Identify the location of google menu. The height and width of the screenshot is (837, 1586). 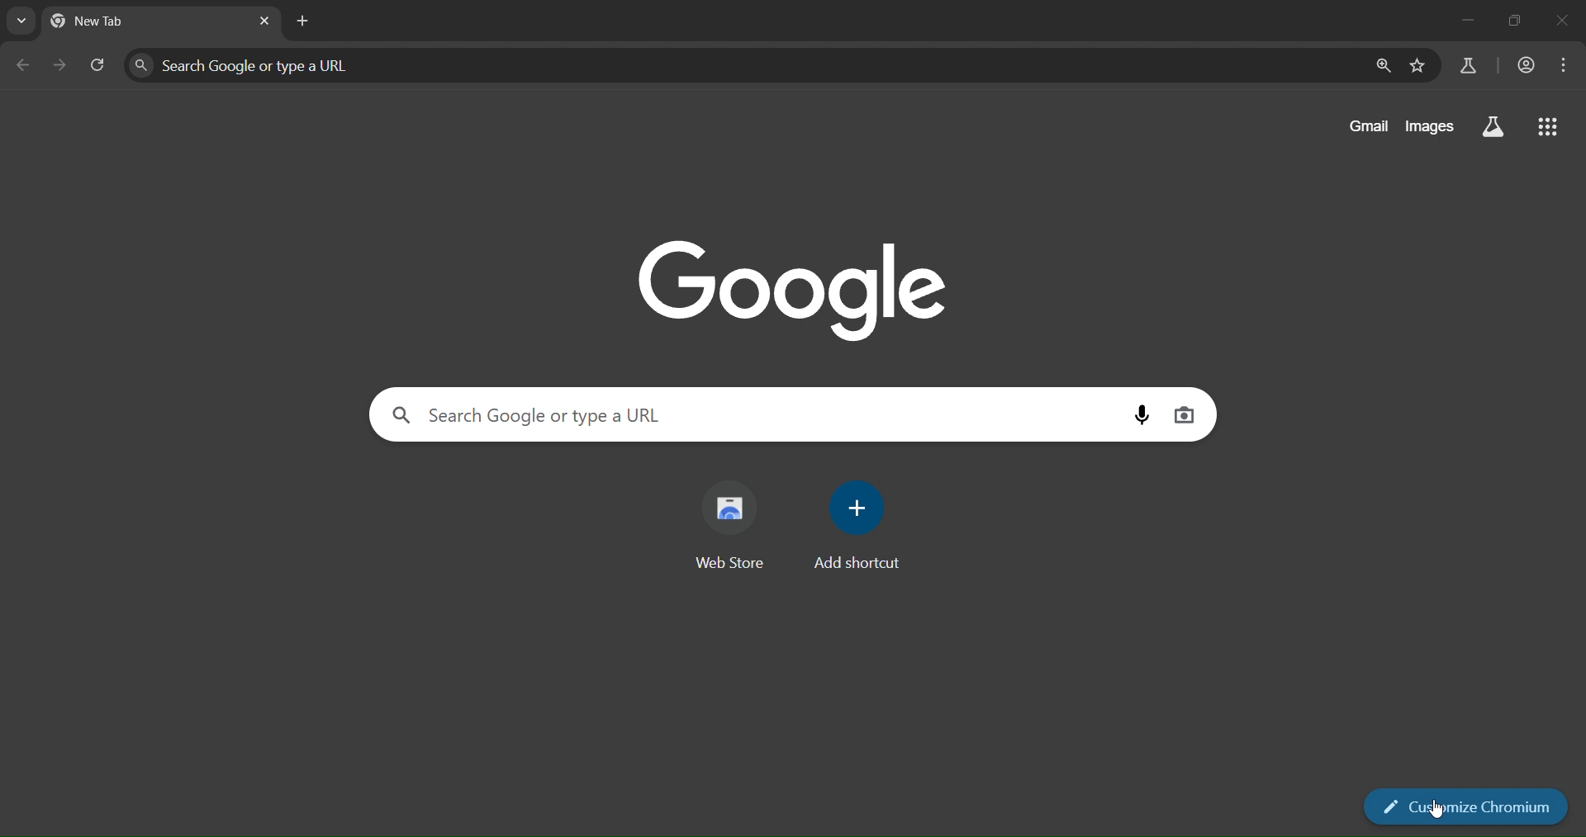
(1550, 127).